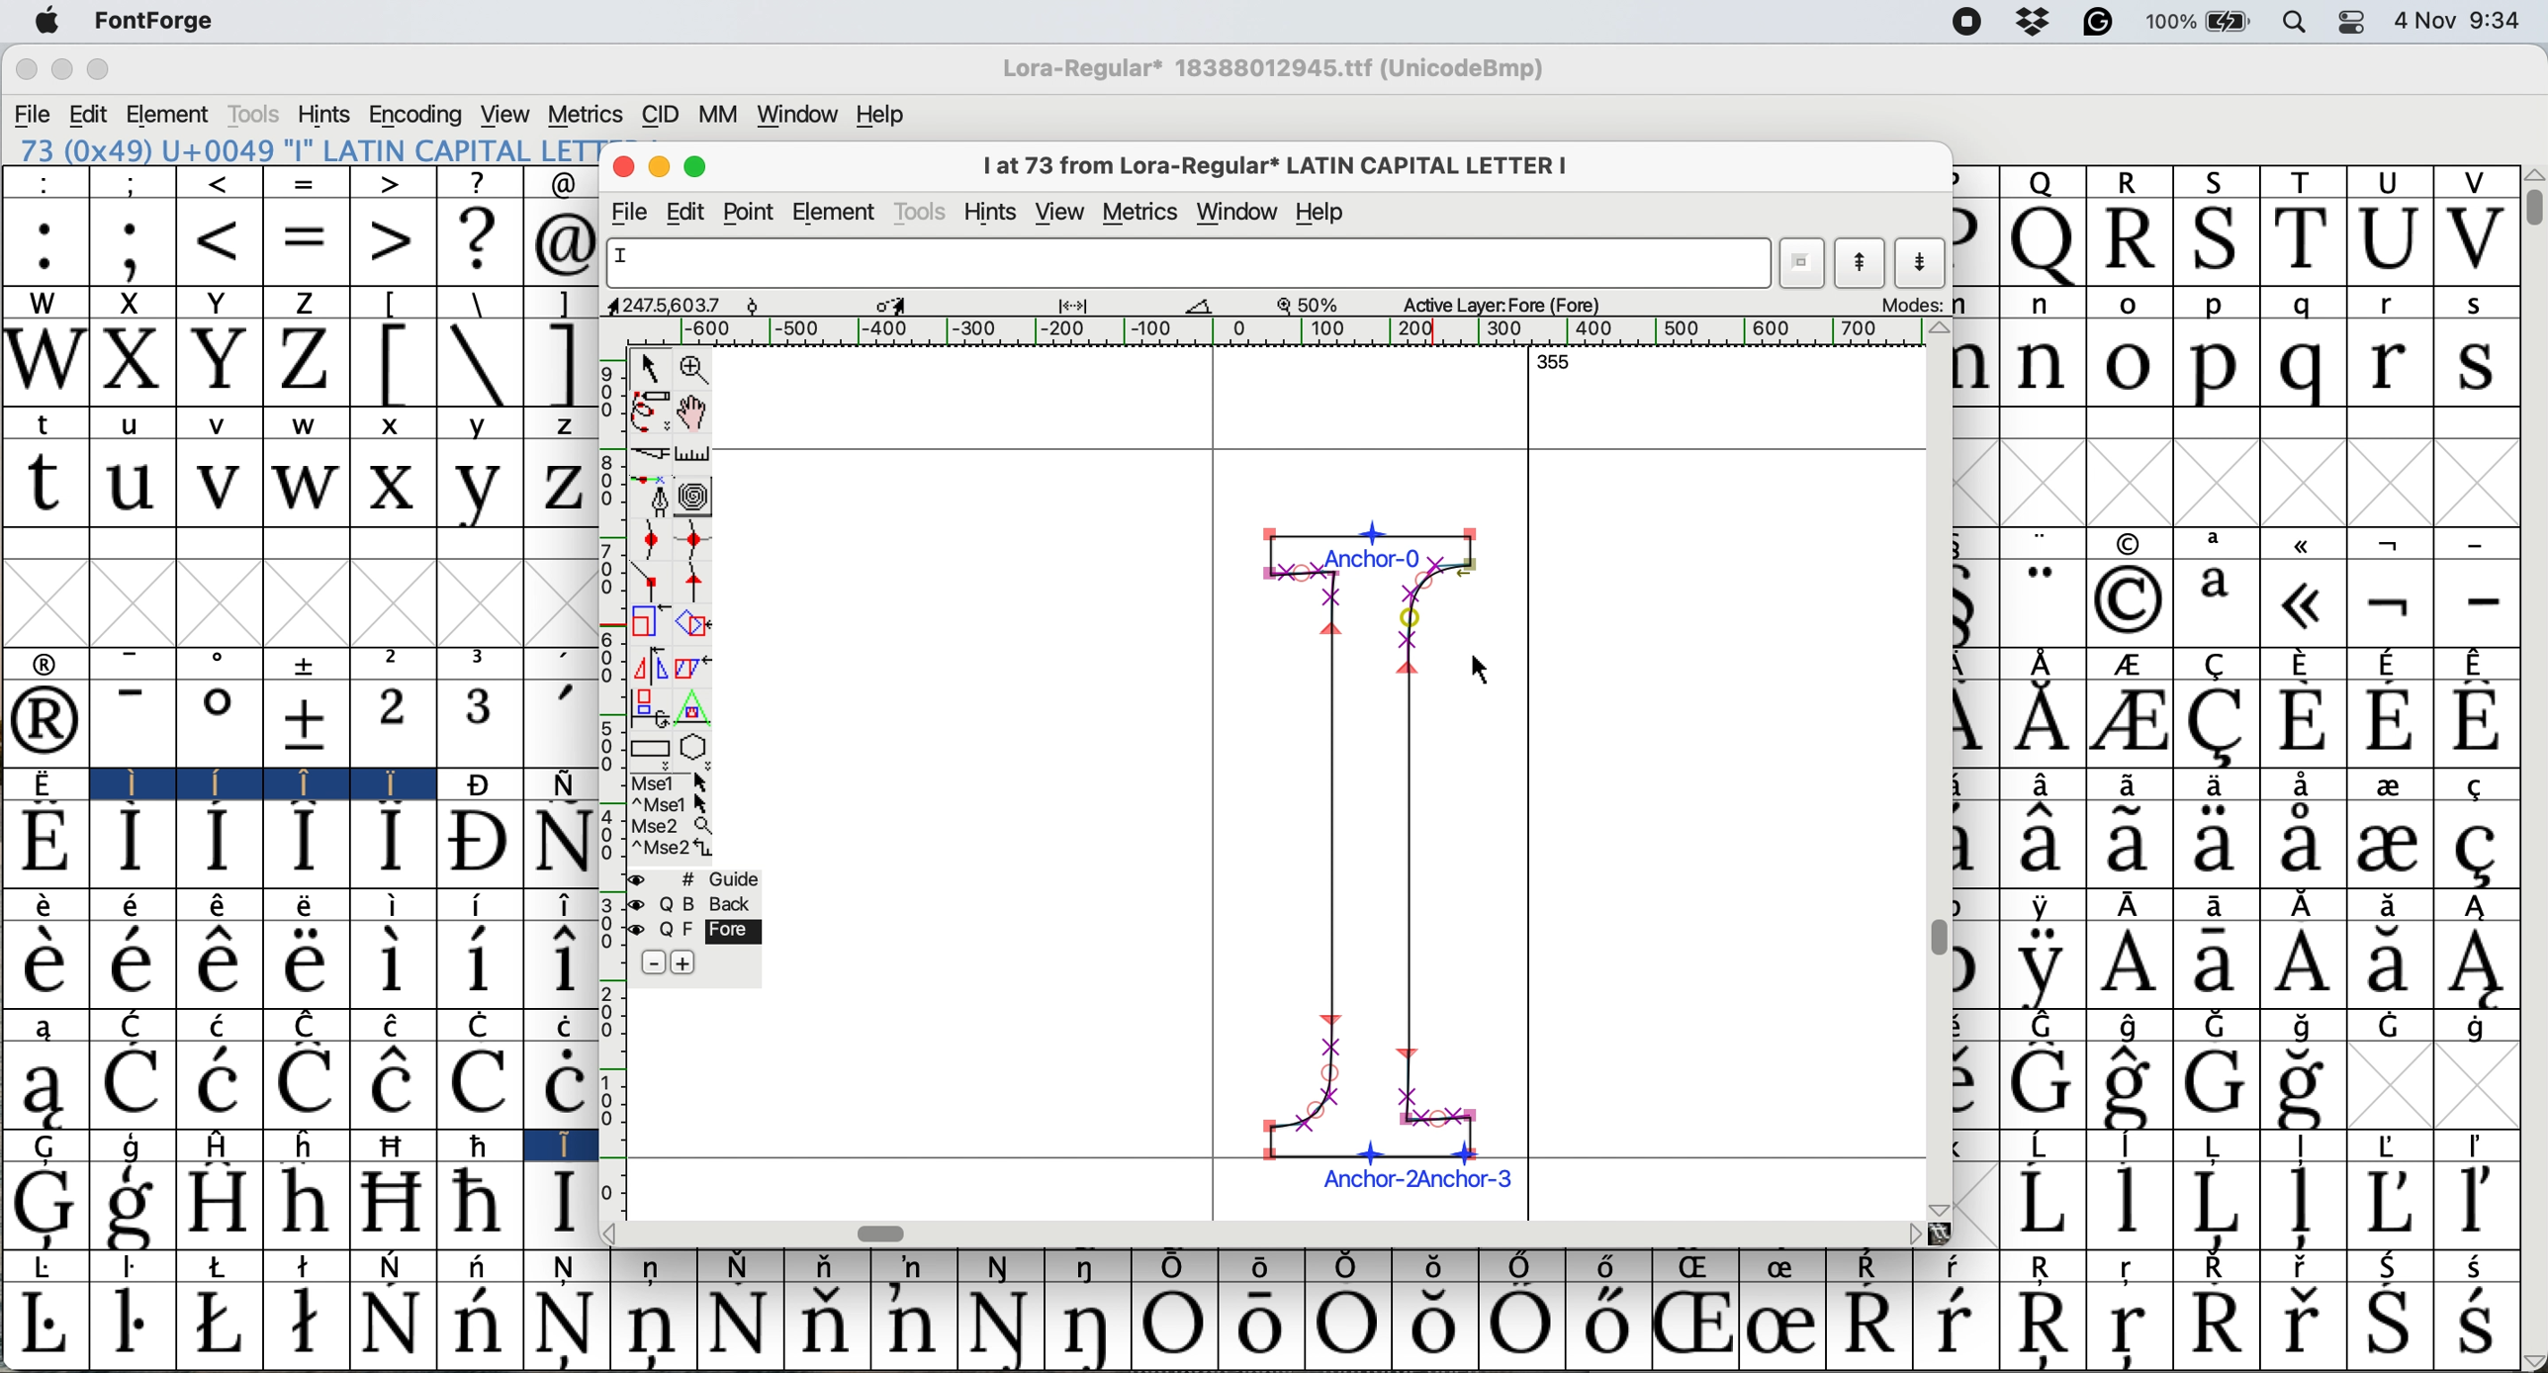 The image size is (2548, 1373). What do you see at coordinates (1430, 1266) in the screenshot?
I see `Symbol` at bounding box center [1430, 1266].